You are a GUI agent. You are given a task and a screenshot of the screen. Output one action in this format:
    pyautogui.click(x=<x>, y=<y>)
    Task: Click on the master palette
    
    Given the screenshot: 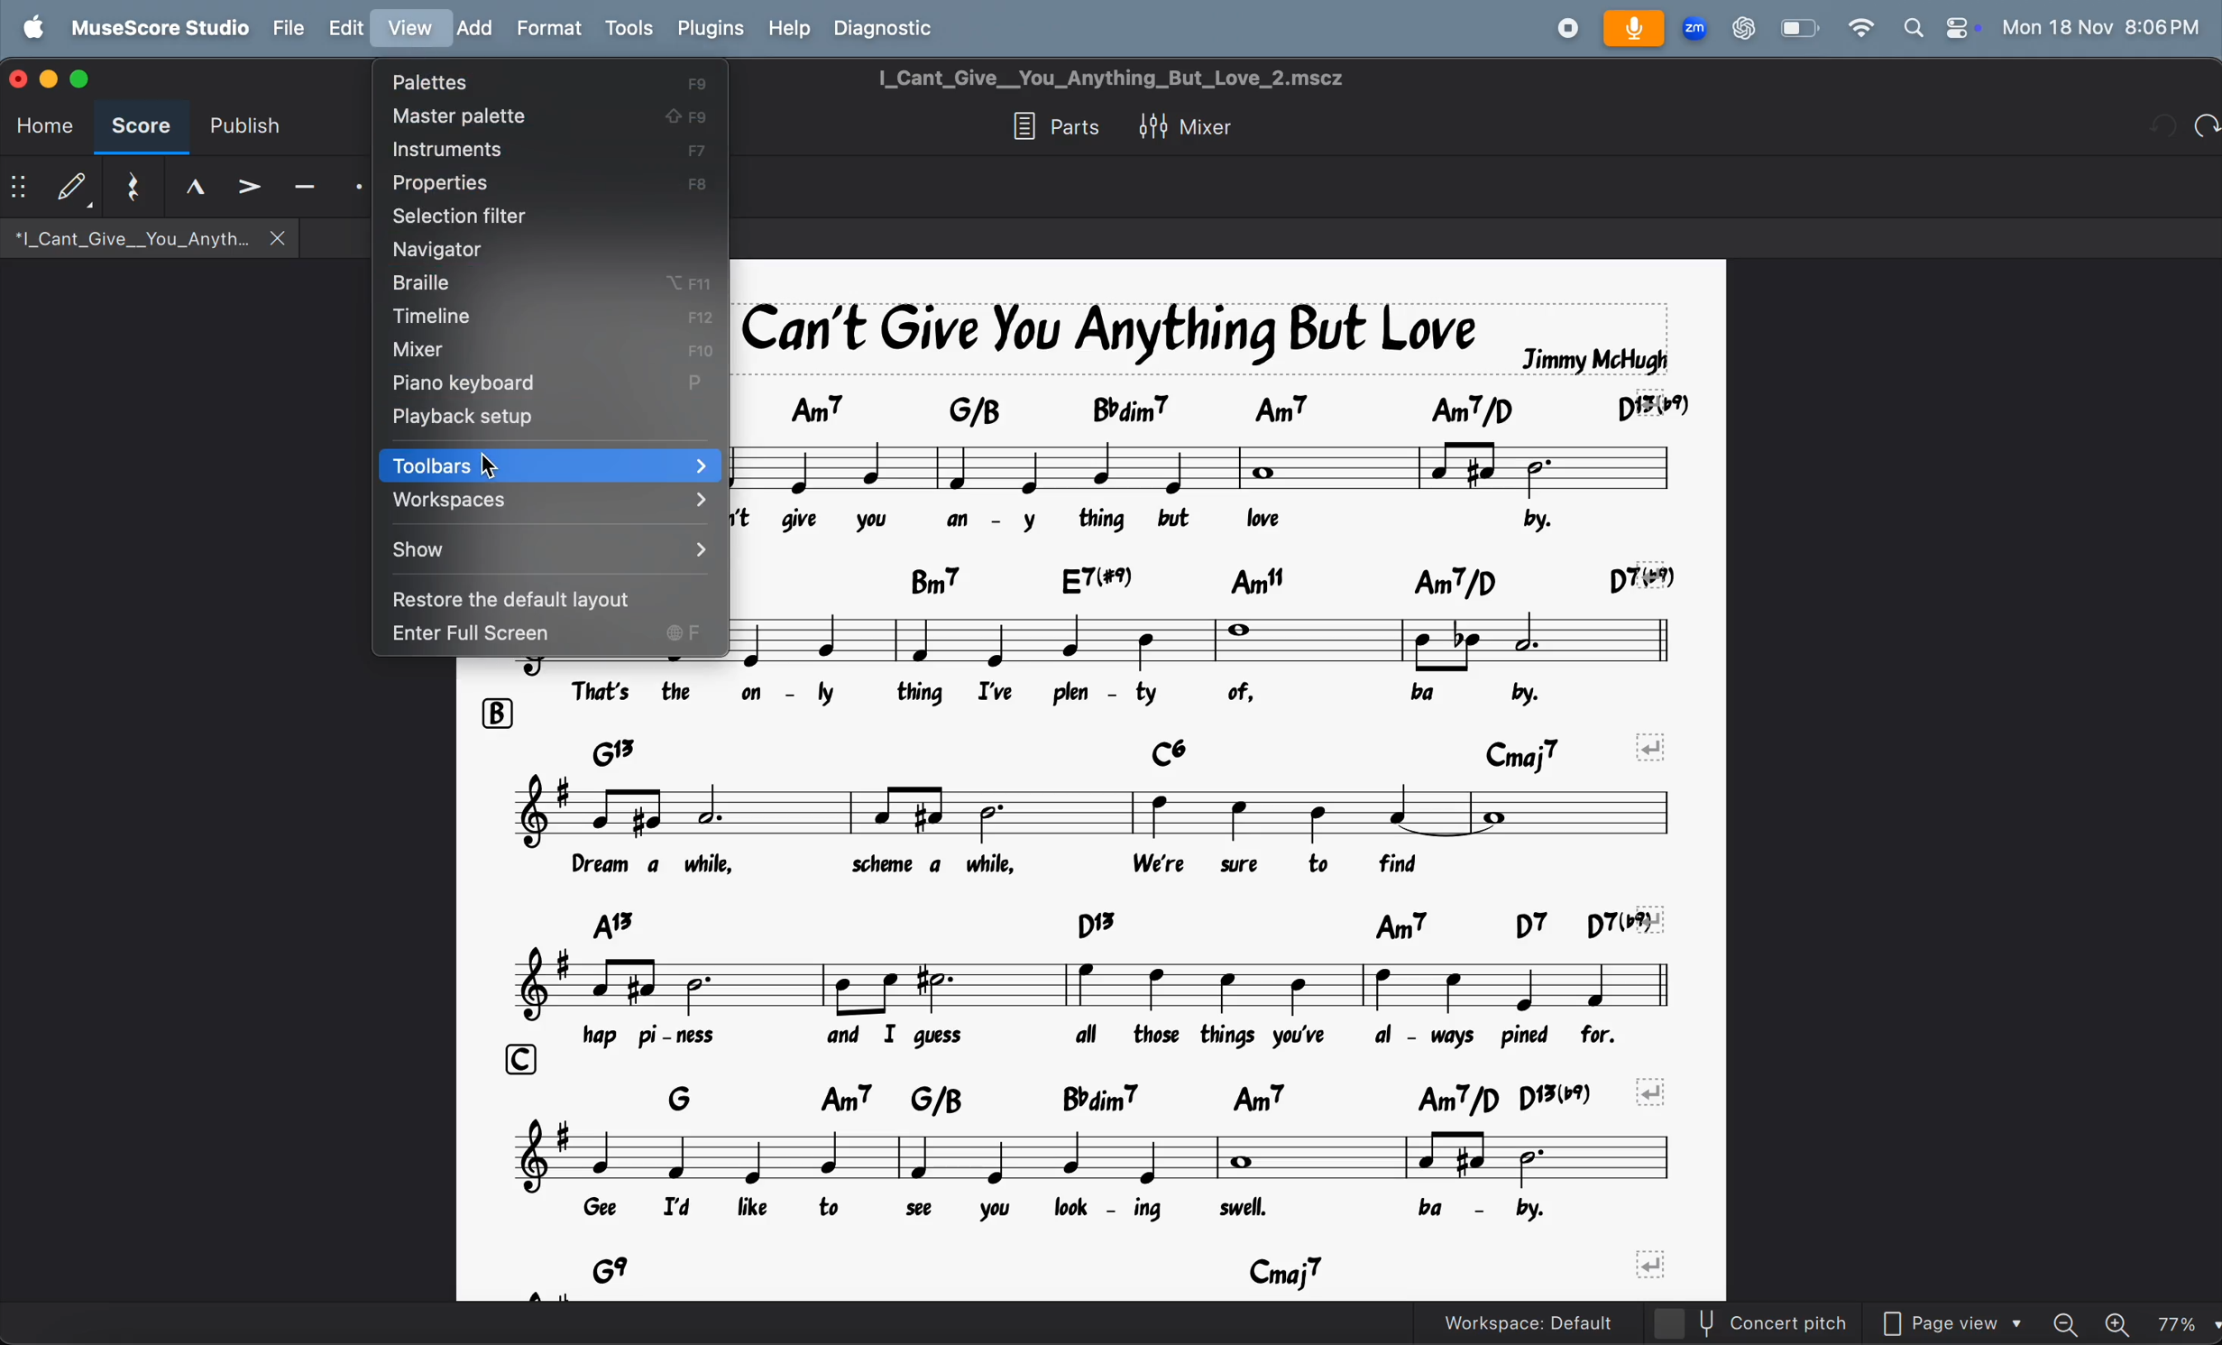 What is the action you would take?
    pyautogui.click(x=553, y=117)
    